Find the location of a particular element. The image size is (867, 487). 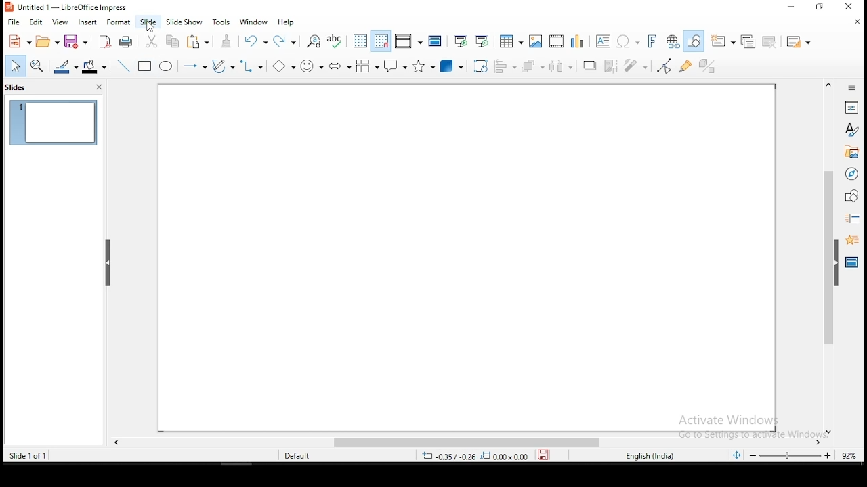

restore is located at coordinates (817, 7).